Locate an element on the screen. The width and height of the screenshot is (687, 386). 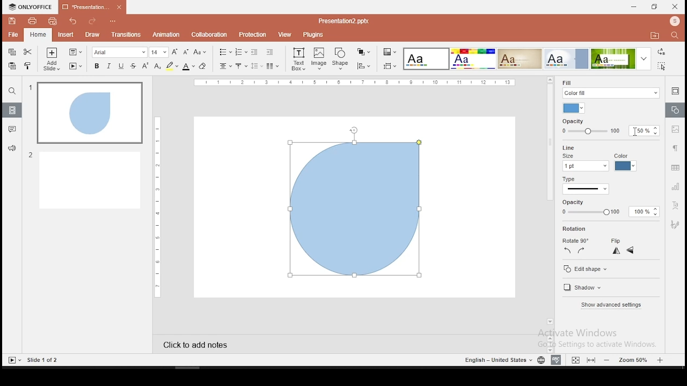
presentation is located at coordinates (342, 21).